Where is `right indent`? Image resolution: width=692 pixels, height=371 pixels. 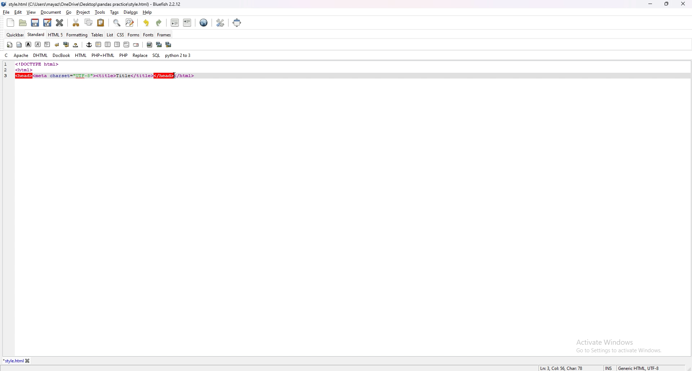 right indent is located at coordinates (116, 44).